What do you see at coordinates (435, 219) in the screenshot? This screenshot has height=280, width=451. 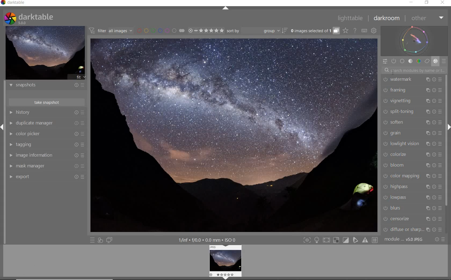 I see `reset parameters` at bounding box center [435, 219].